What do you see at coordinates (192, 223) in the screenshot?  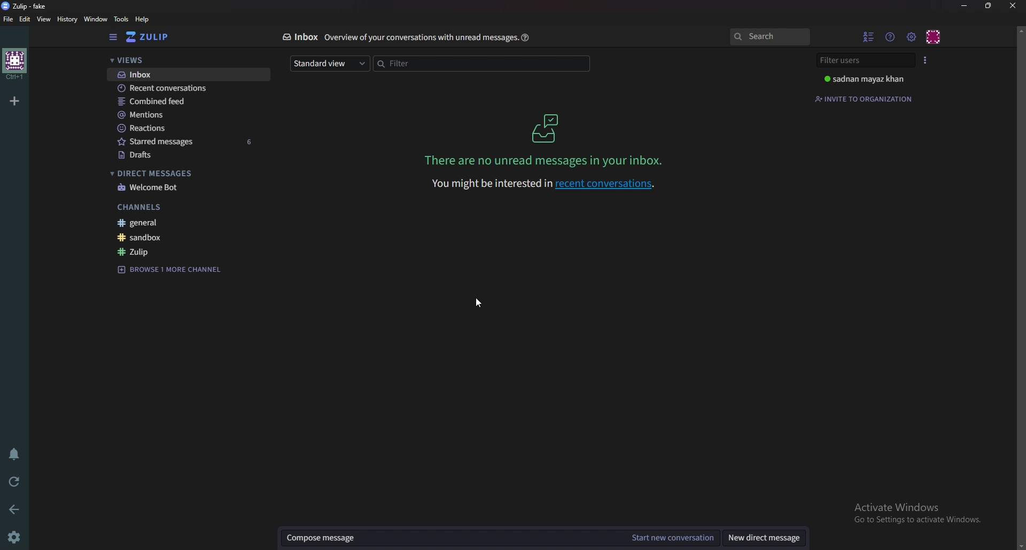 I see `General` at bounding box center [192, 223].